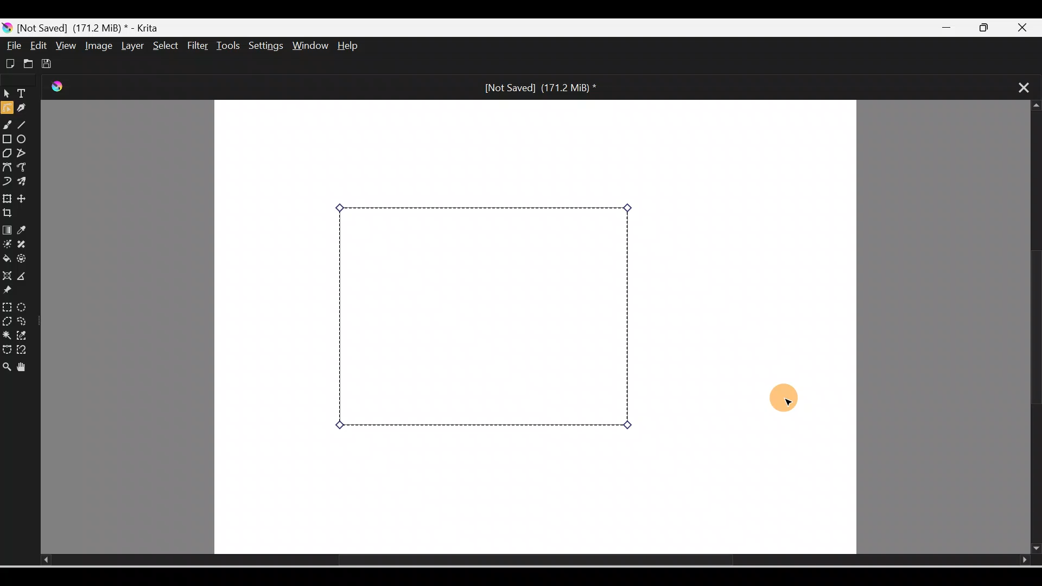  I want to click on Measure the distance between two points, so click(26, 277).